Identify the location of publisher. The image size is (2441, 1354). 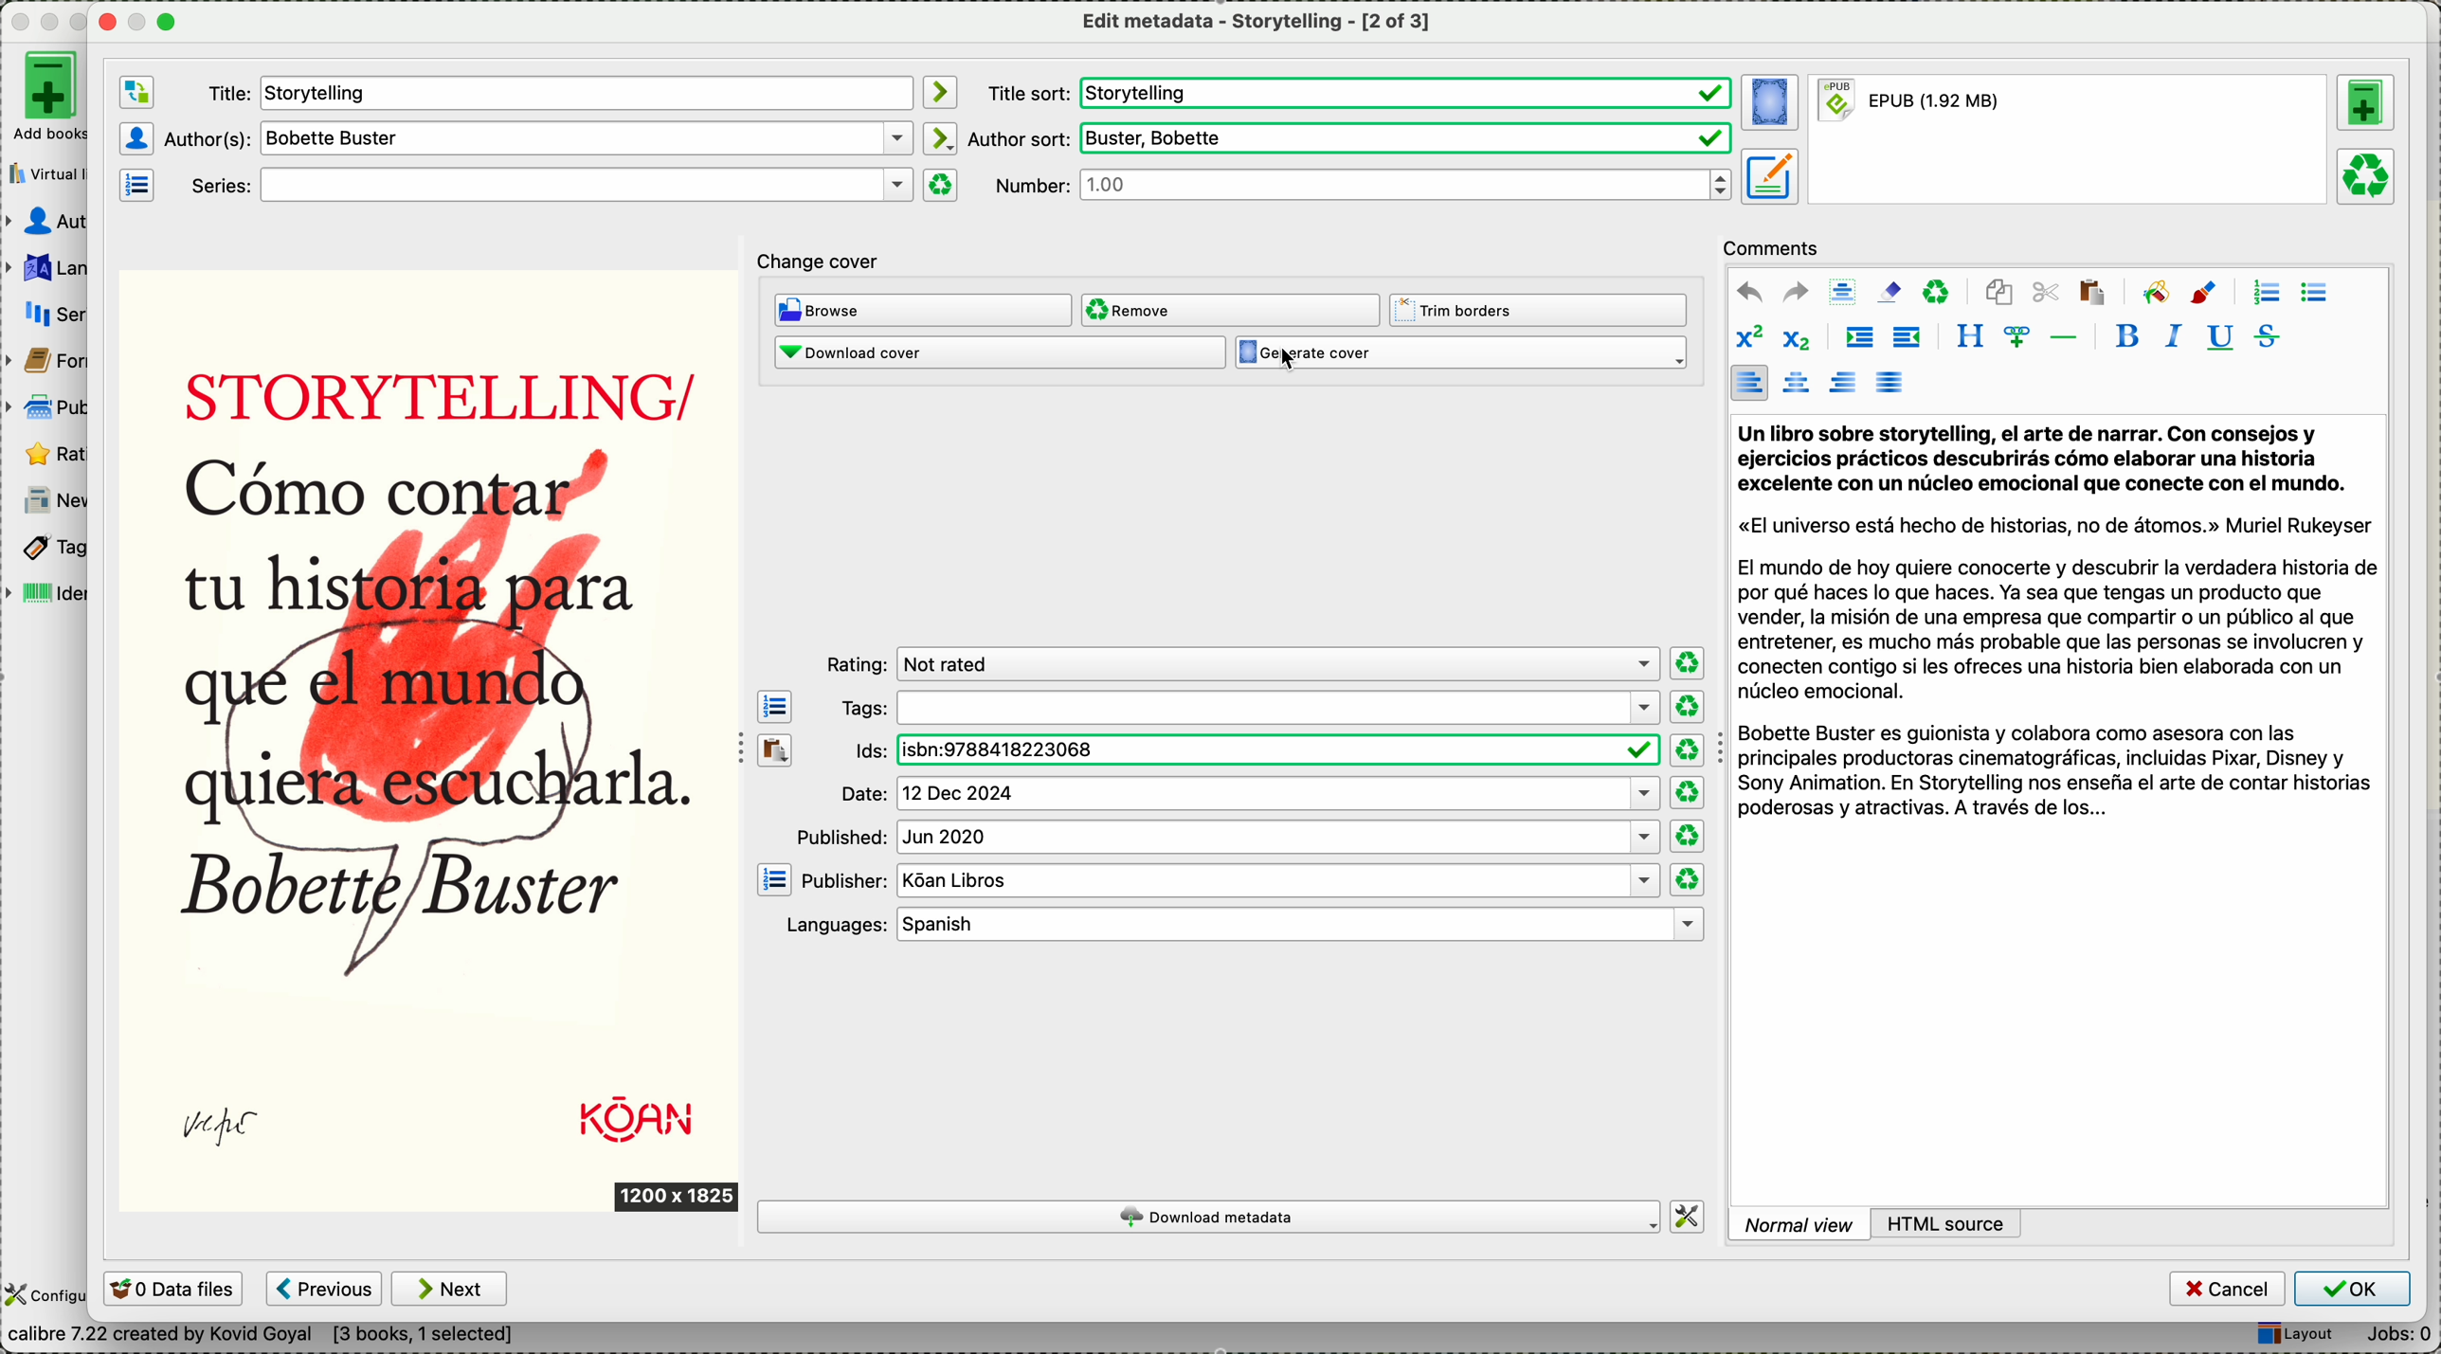
(1229, 881).